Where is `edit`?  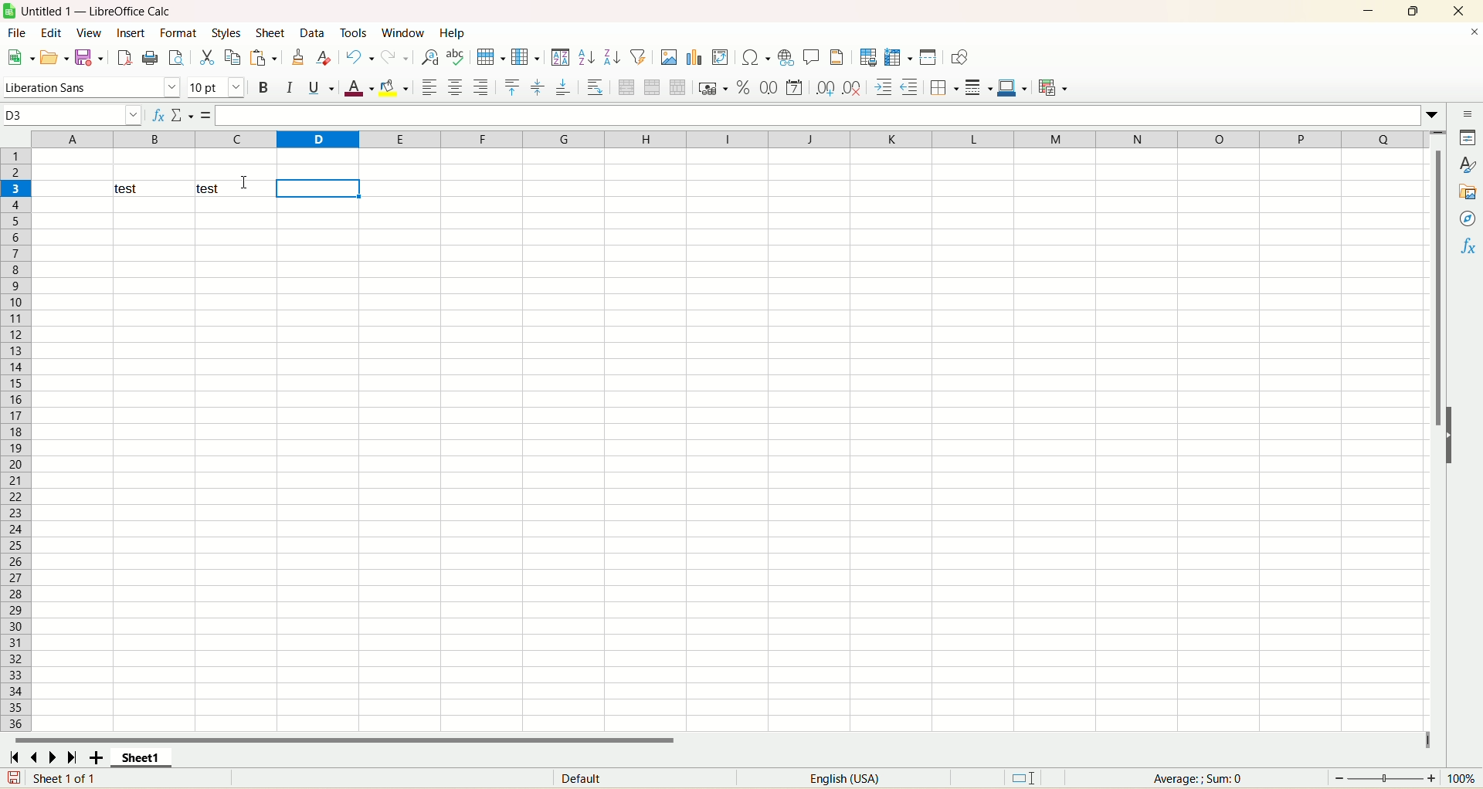 edit is located at coordinates (52, 32).